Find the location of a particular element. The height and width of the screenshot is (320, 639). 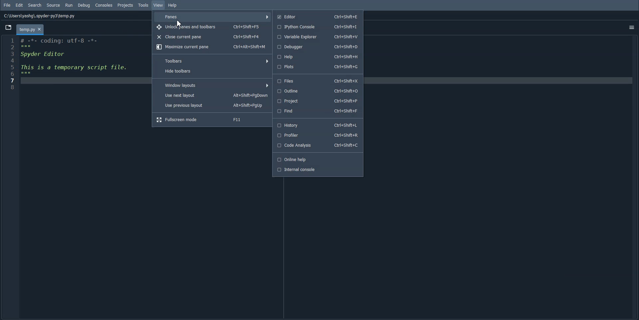

History is located at coordinates (319, 125).